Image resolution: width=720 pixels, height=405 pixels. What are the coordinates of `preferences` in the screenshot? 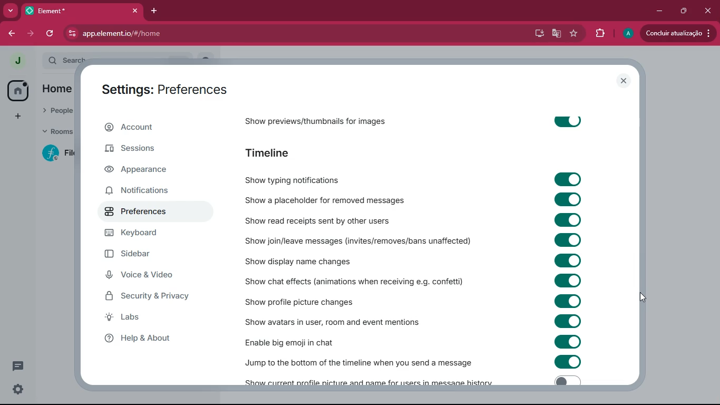 It's located at (138, 213).